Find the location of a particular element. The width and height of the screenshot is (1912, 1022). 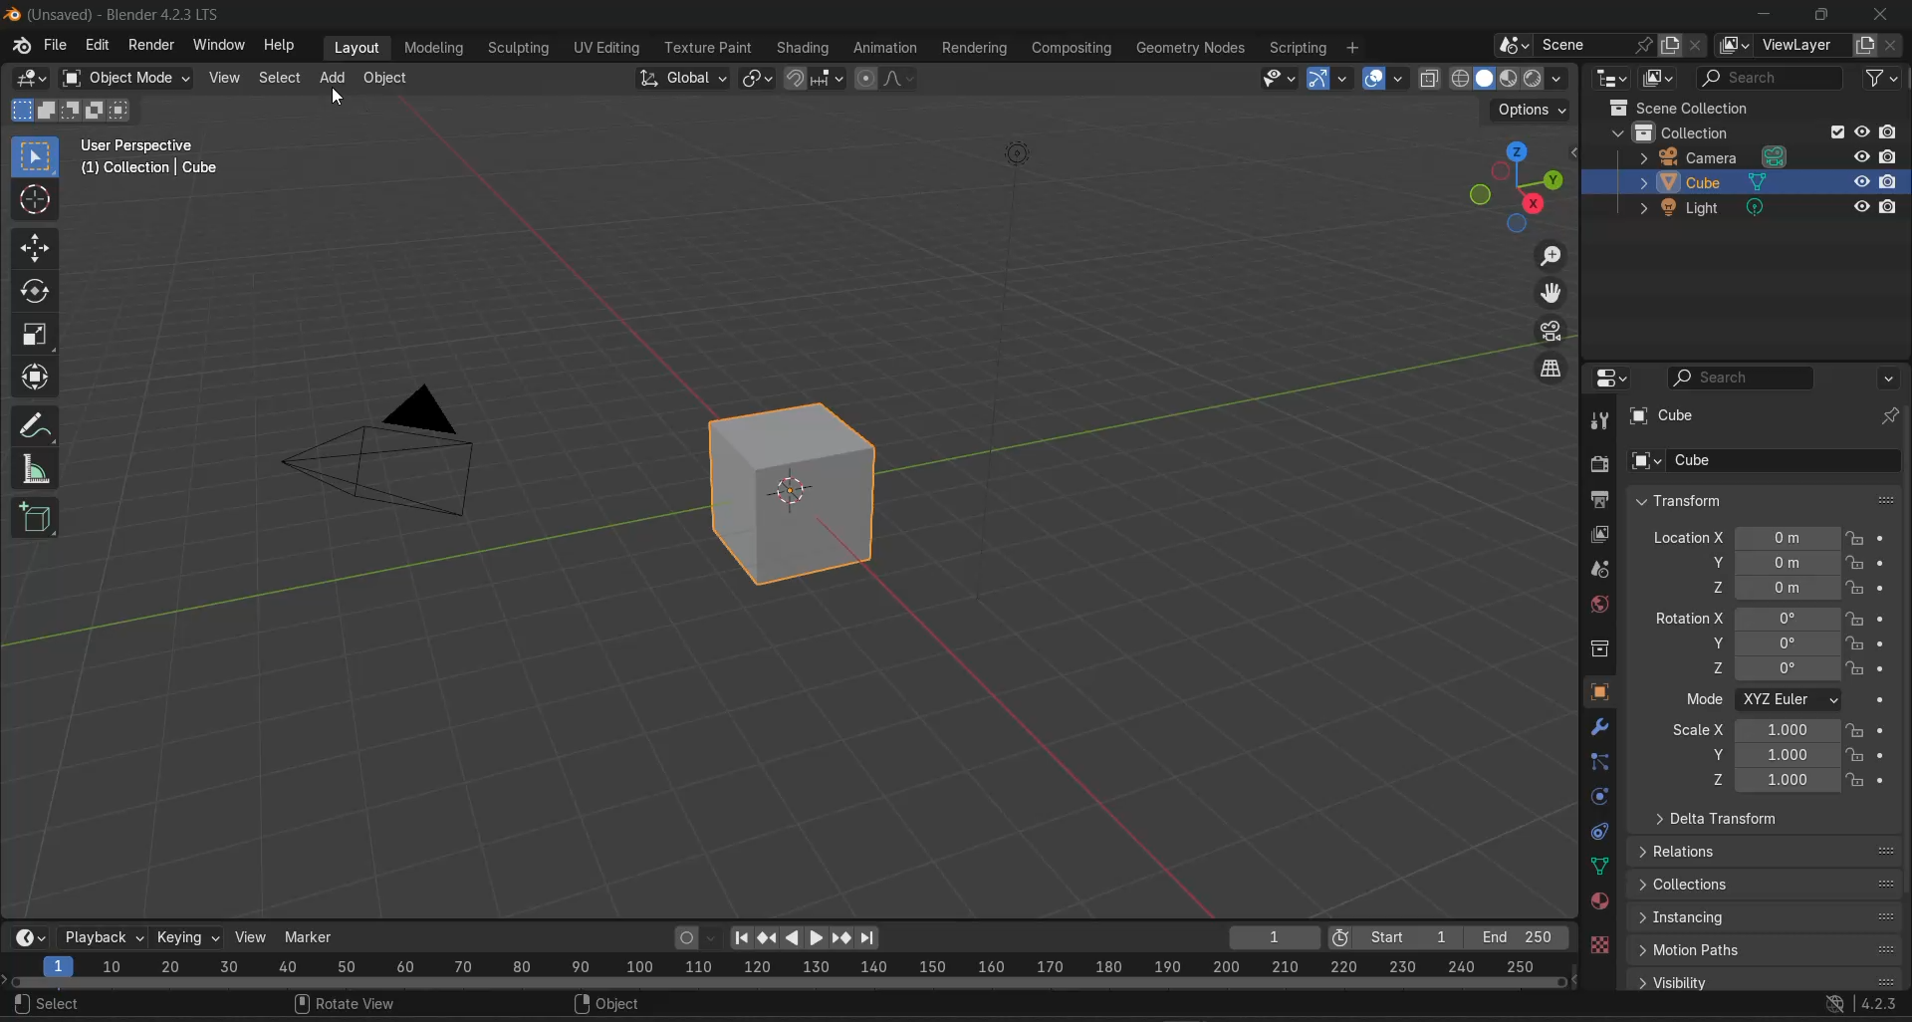

particles is located at coordinates (1602, 762).